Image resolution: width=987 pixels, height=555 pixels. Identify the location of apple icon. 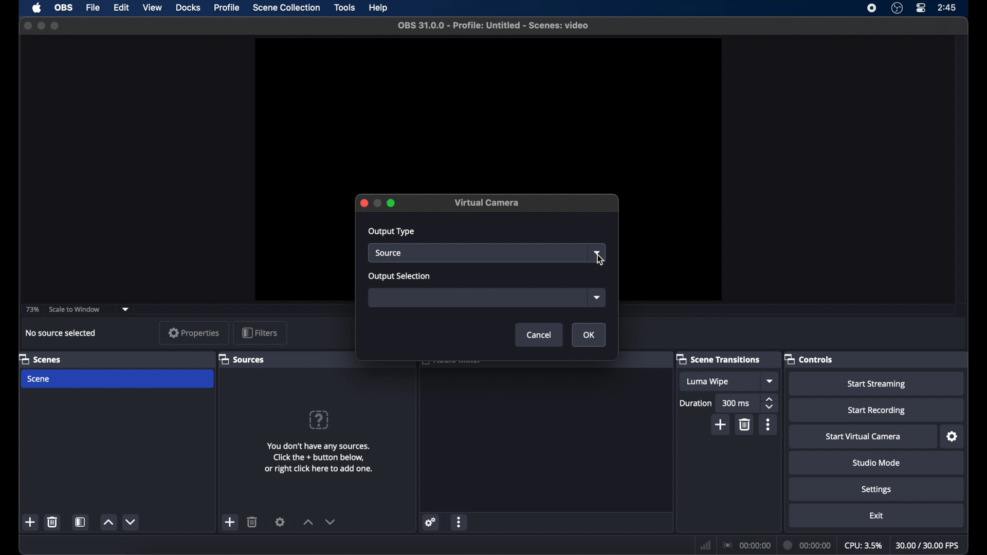
(37, 8).